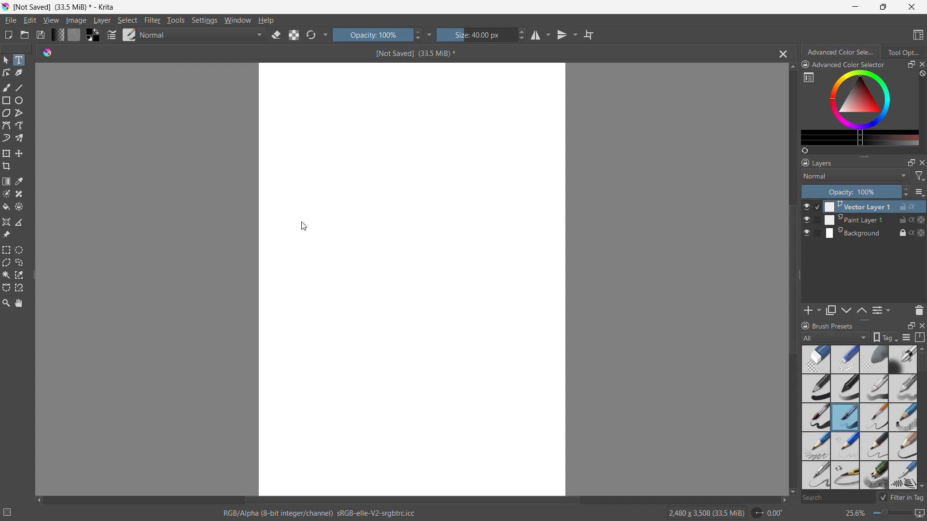 The width and height of the screenshot is (927, 521). What do you see at coordinates (93, 35) in the screenshot?
I see `swap foreground and background colors` at bounding box center [93, 35].